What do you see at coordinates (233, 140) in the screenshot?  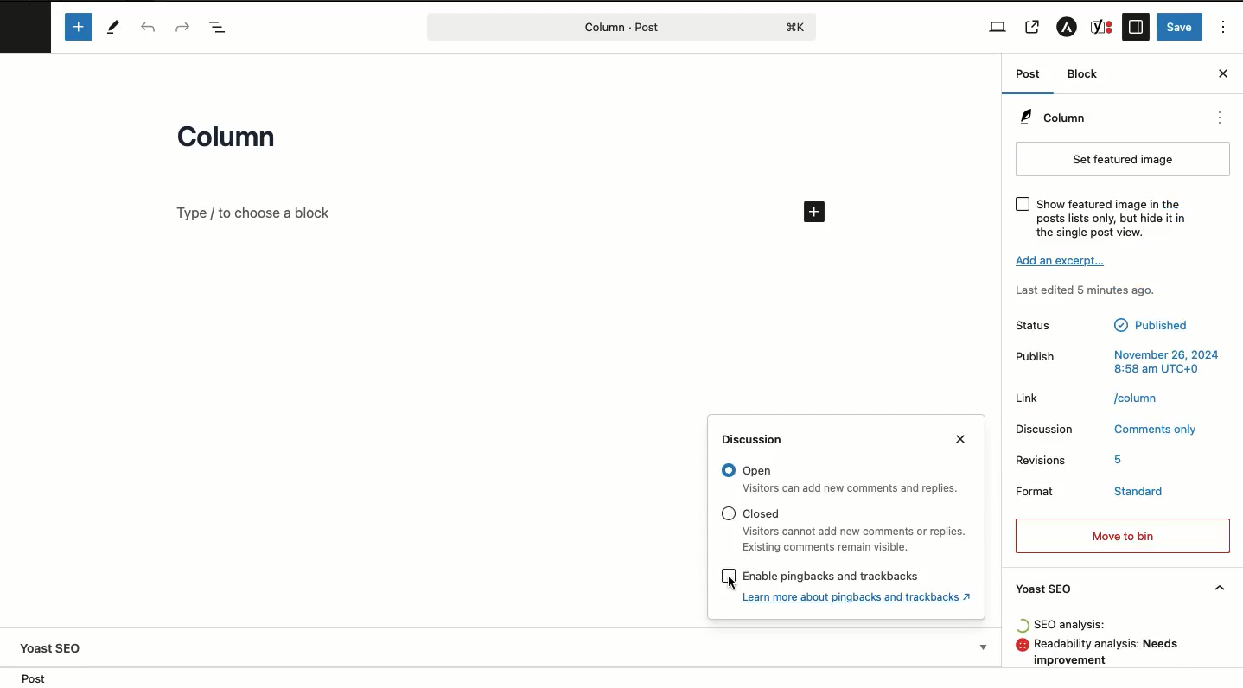 I see `Title` at bounding box center [233, 140].